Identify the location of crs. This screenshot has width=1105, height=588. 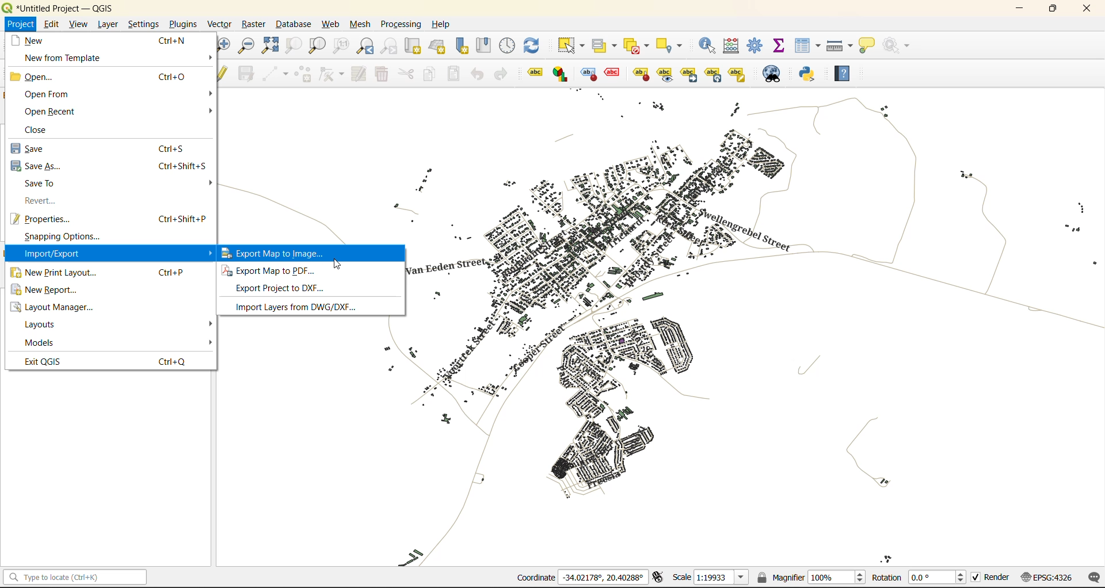
(1043, 575).